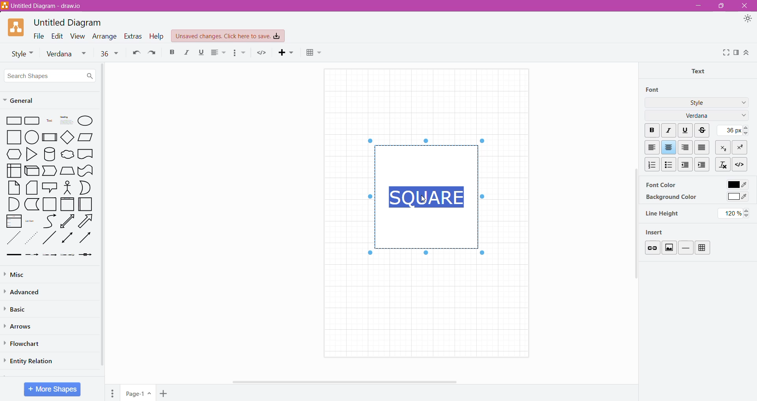 The image size is (757, 401). Describe the element at coordinates (32, 170) in the screenshot. I see `3D Rectangle` at that location.